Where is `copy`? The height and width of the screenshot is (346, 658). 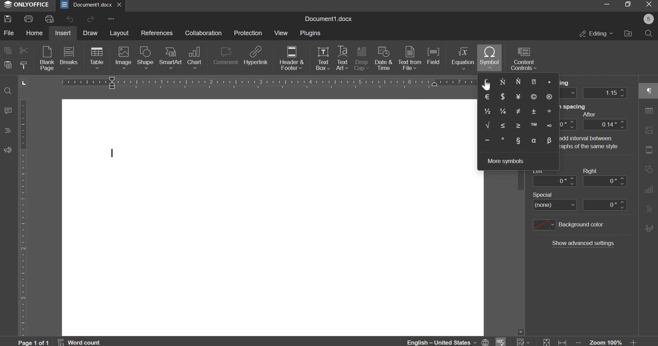 copy is located at coordinates (8, 50).